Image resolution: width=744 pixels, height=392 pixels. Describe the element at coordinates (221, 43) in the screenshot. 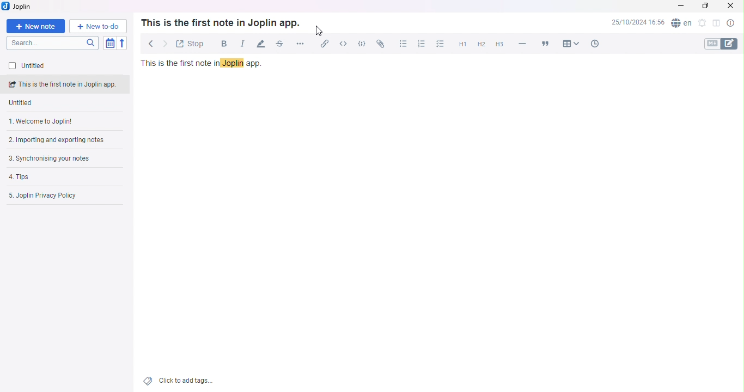

I see `Bold` at that location.